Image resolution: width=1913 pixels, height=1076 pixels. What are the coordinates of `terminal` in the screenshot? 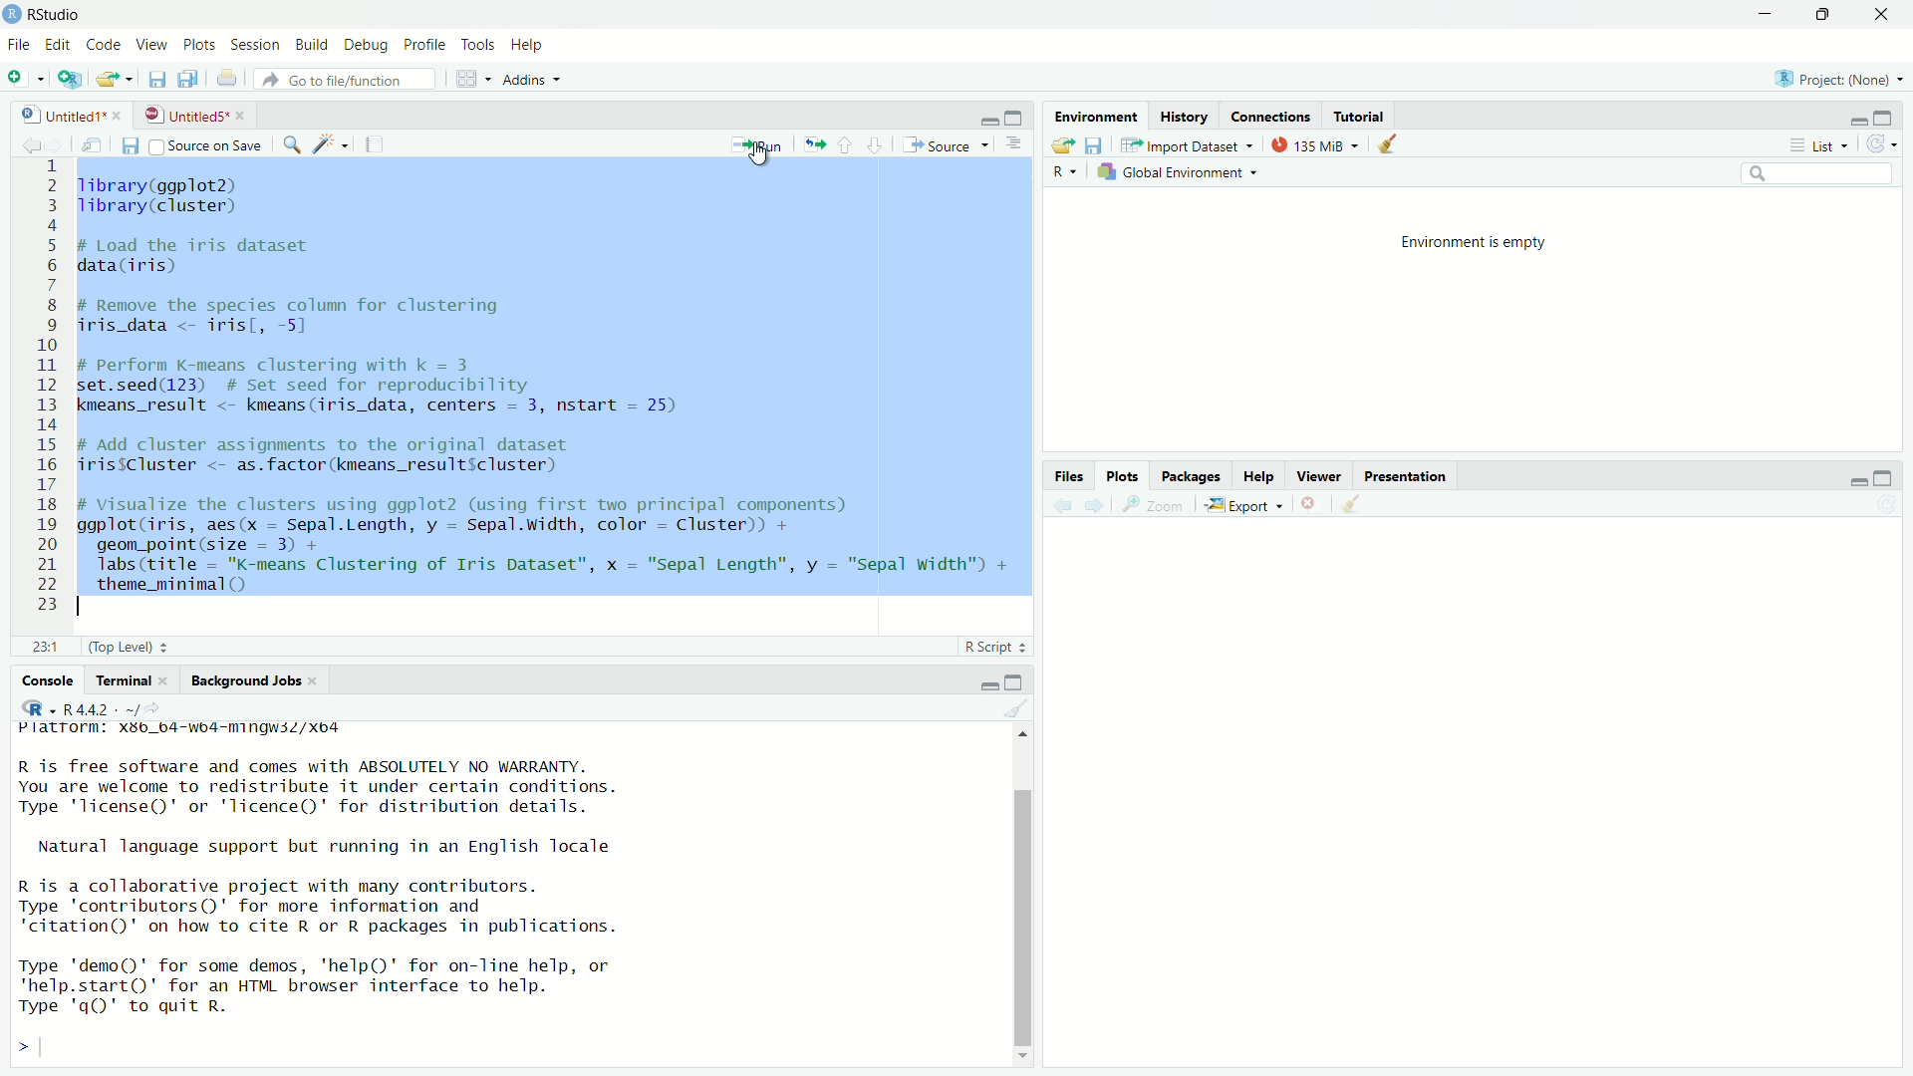 It's located at (123, 679).